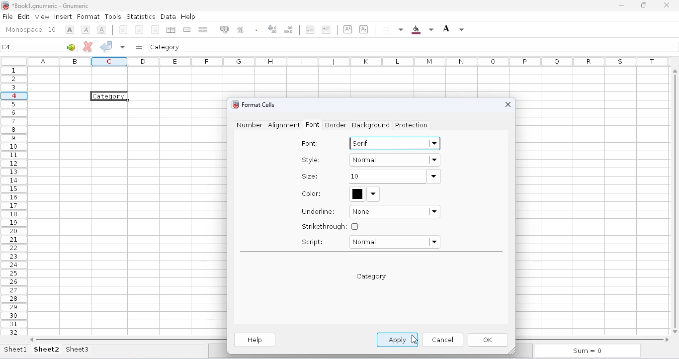  What do you see at coordinates (248, 125) in the screenshot?
I see `Number` at bounding box center [248, 125].